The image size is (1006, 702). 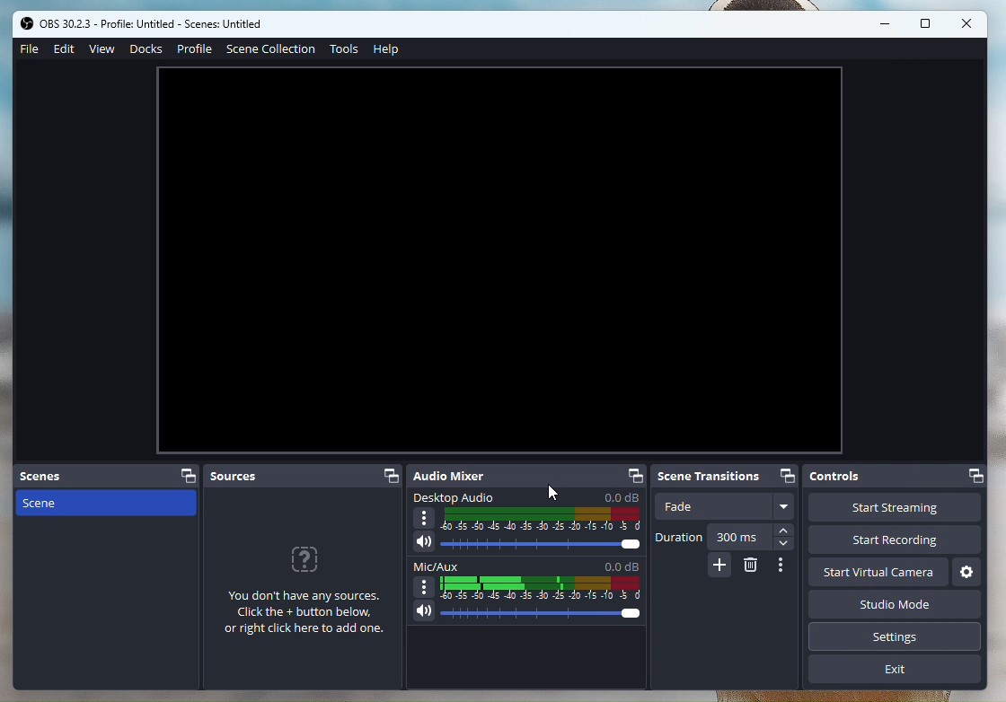 I want to click on cursor, so click(x=547, y=493).